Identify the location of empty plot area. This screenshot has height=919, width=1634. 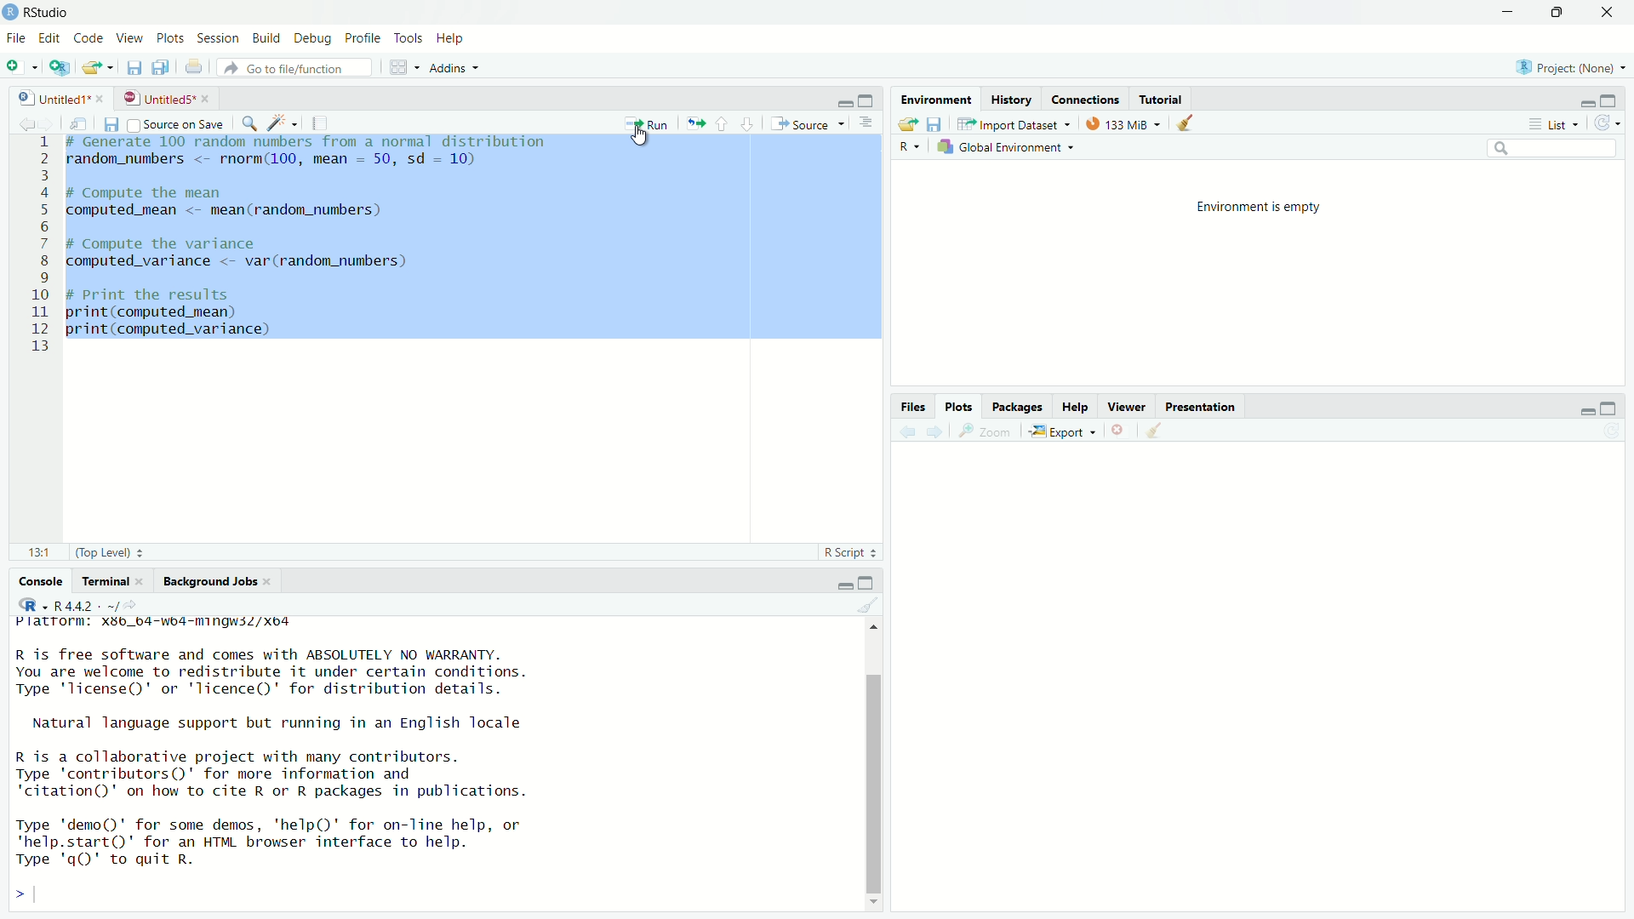
(1265, 697).